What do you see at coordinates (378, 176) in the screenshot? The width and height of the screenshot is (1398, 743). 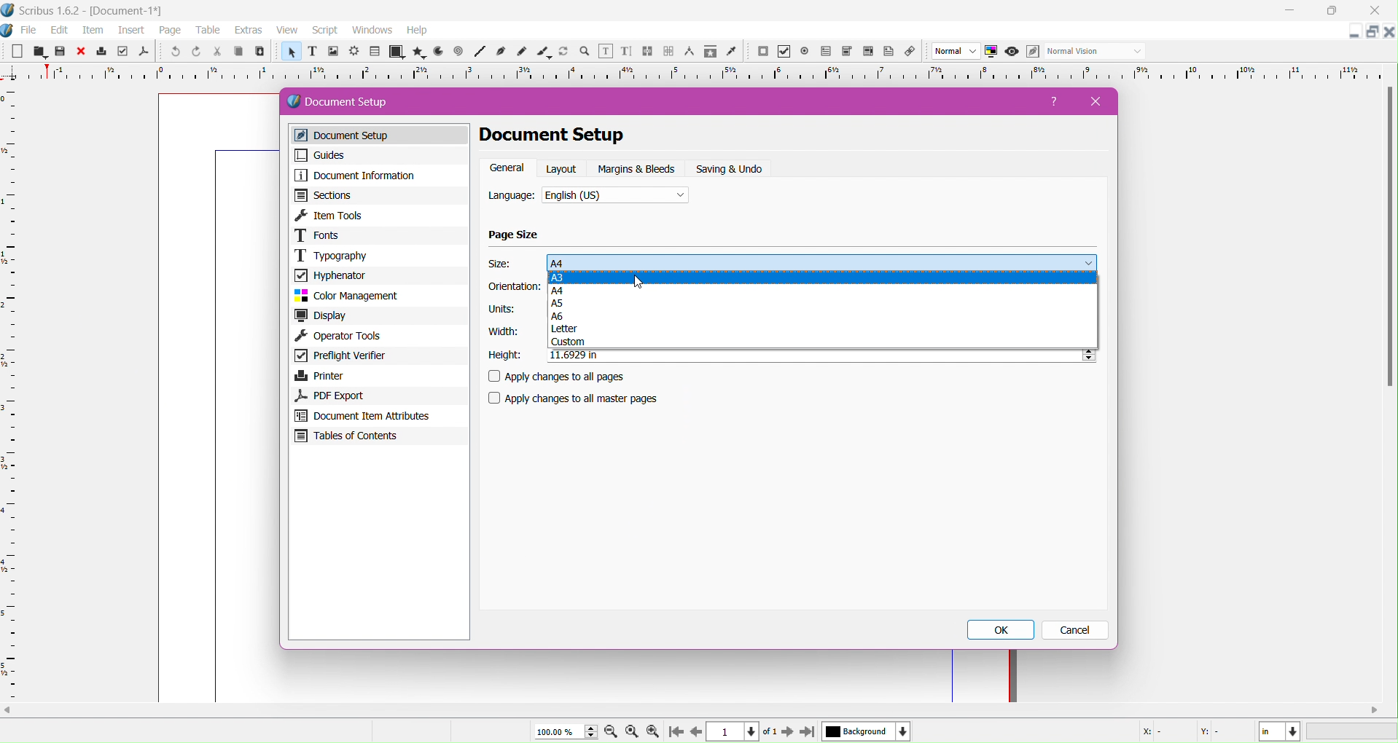 I see `Document Information` at bounding box center [378, 176].